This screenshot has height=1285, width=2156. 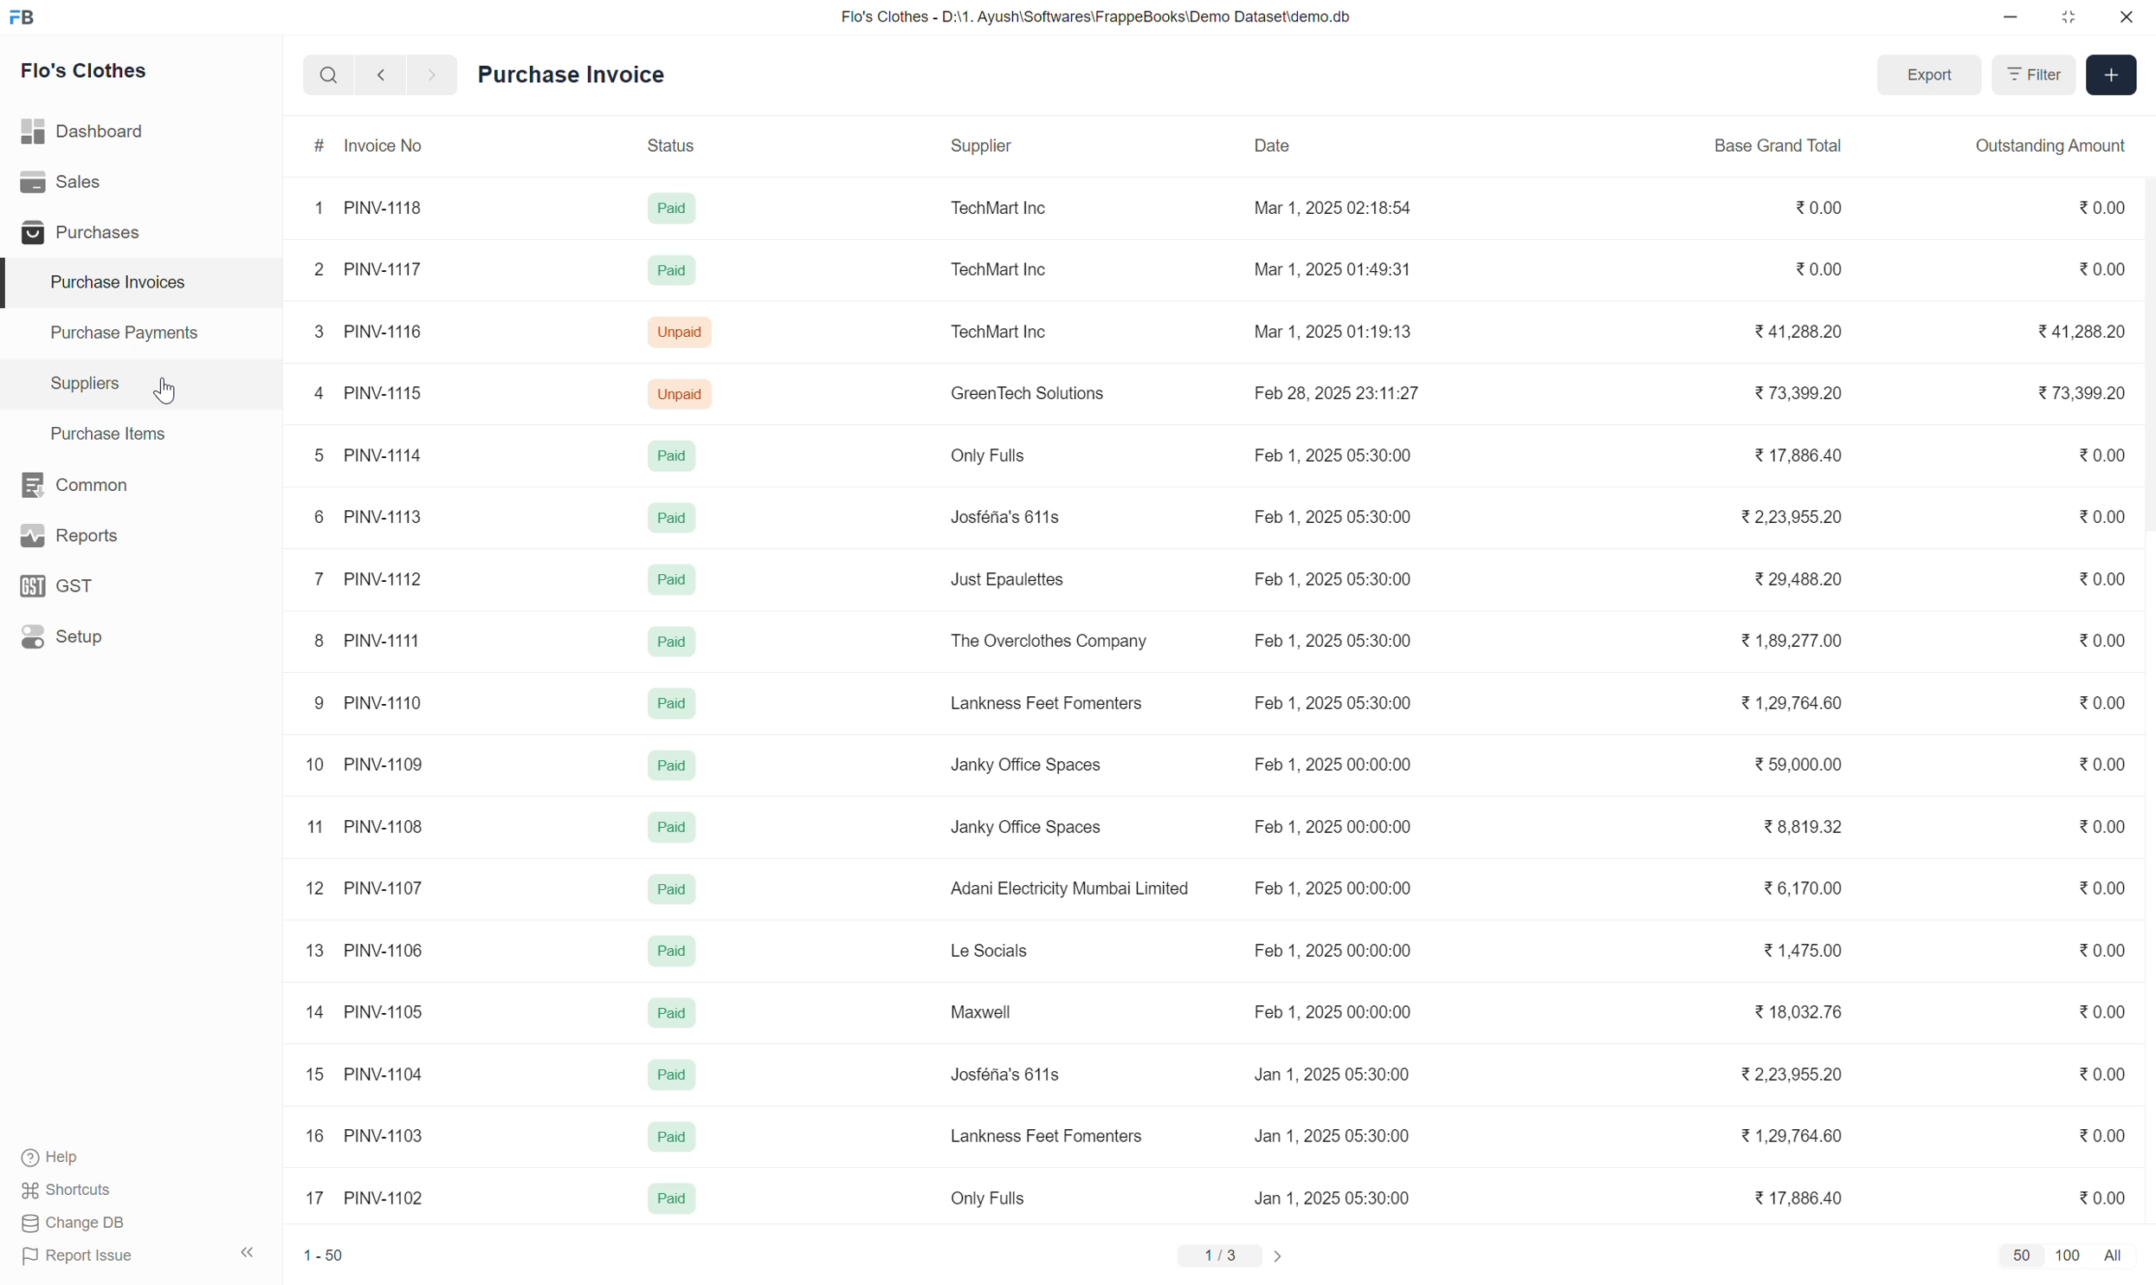 I want to click on Shortcuts, so click(x=64, y=1191).